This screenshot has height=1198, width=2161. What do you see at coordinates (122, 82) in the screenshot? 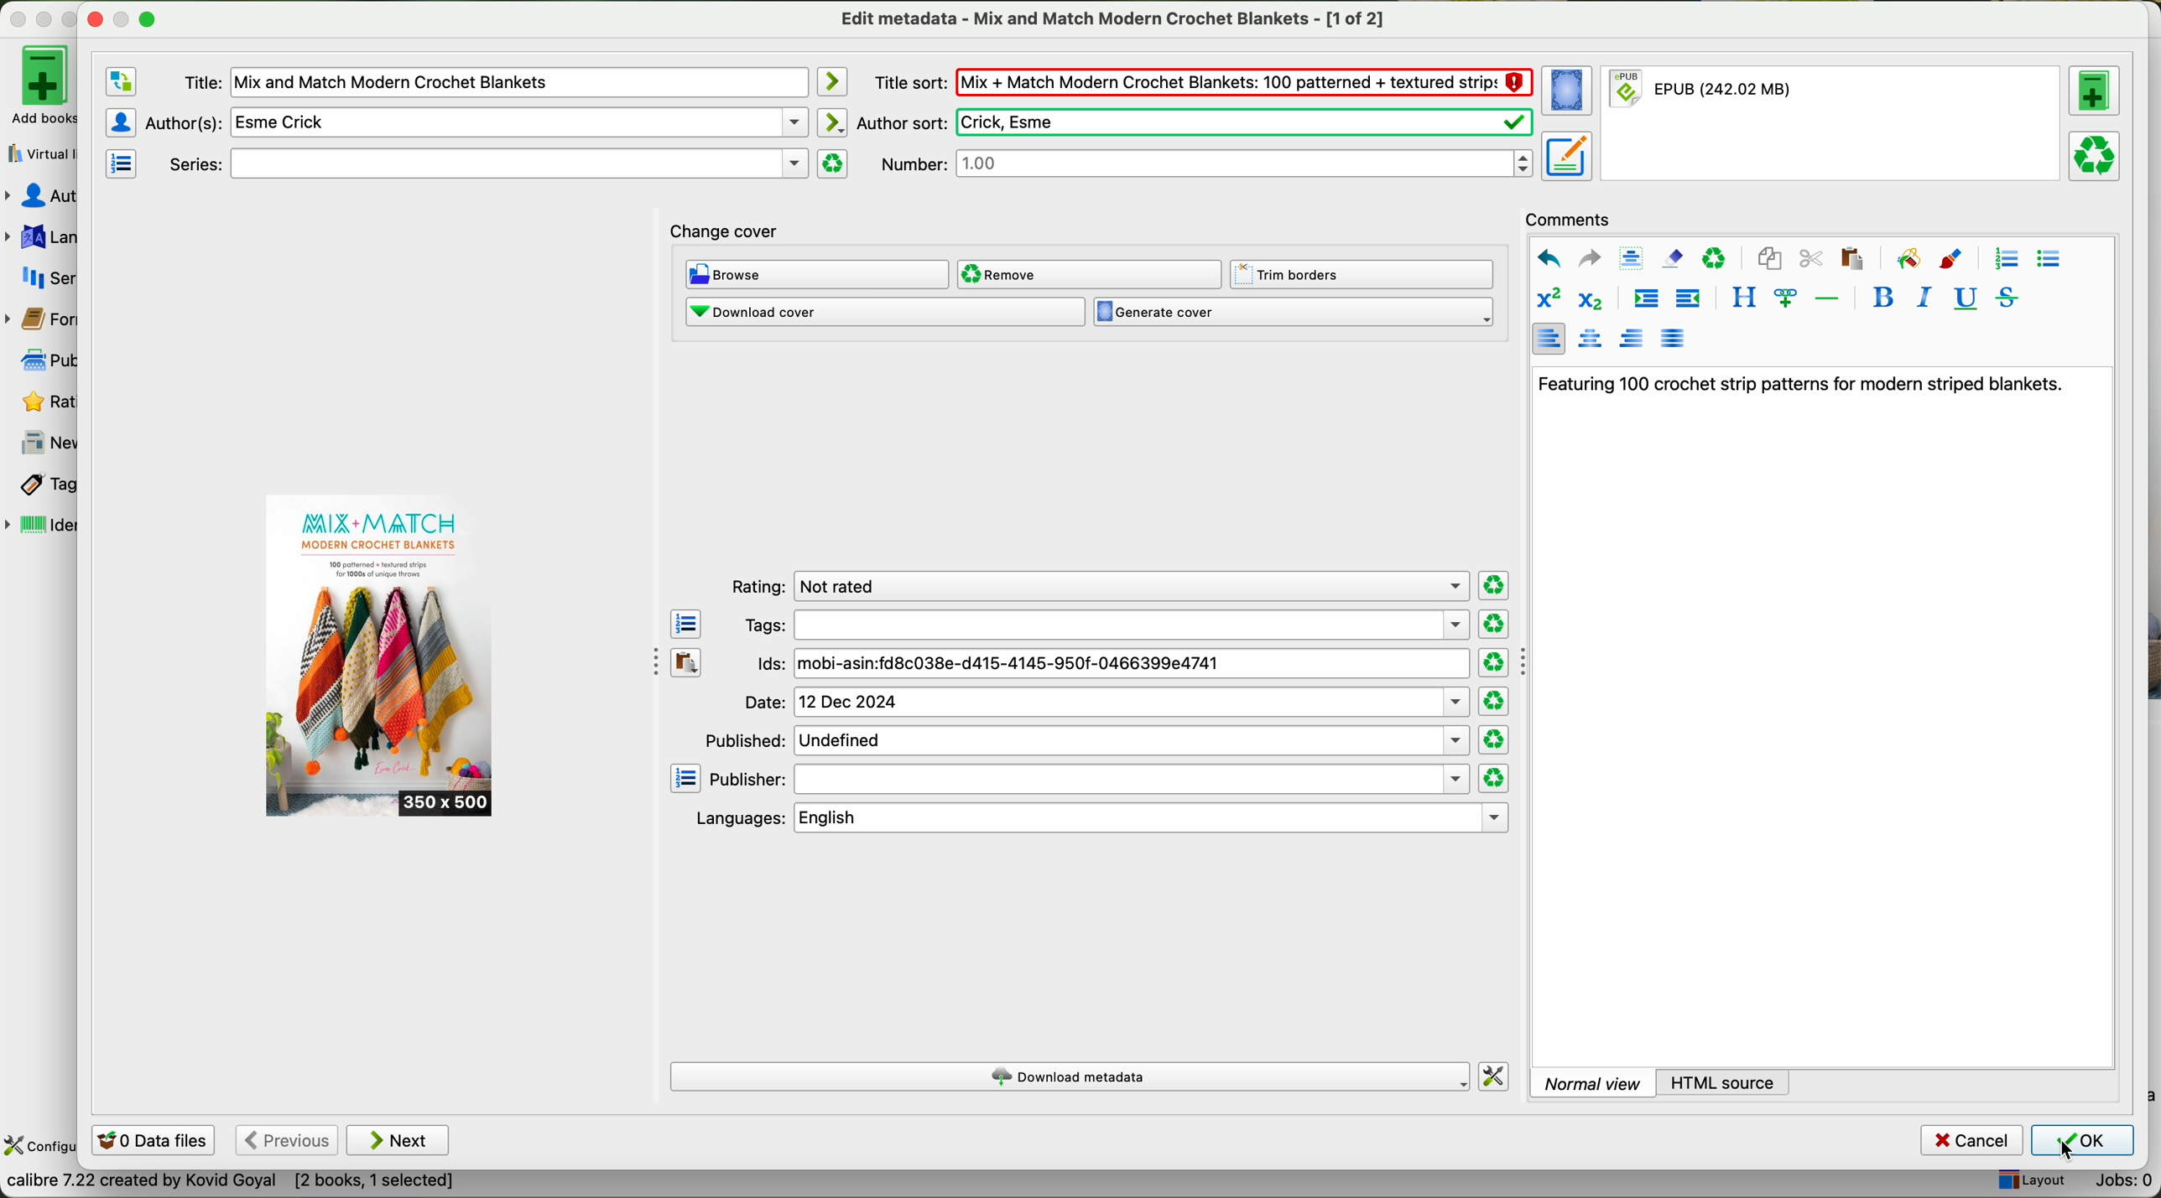
I see `swap the author and title` at bounding box center [122, 82].